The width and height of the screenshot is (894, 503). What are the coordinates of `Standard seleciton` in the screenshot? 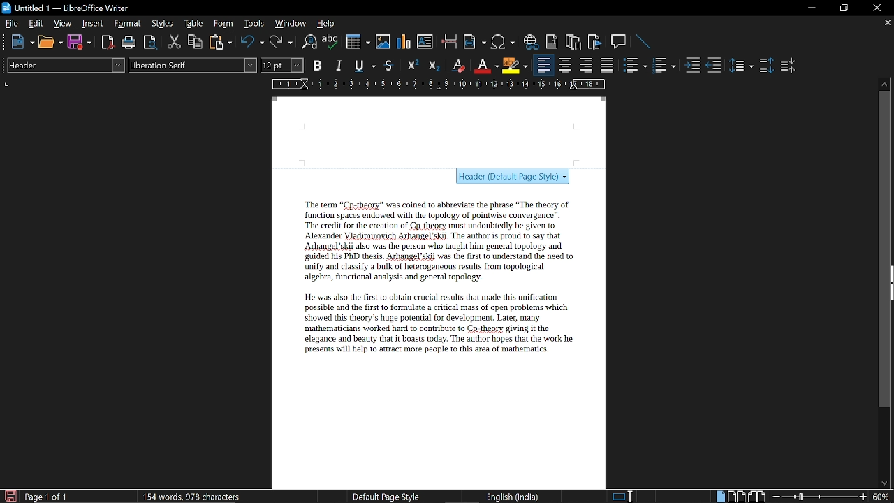 It's located at (625, 497).